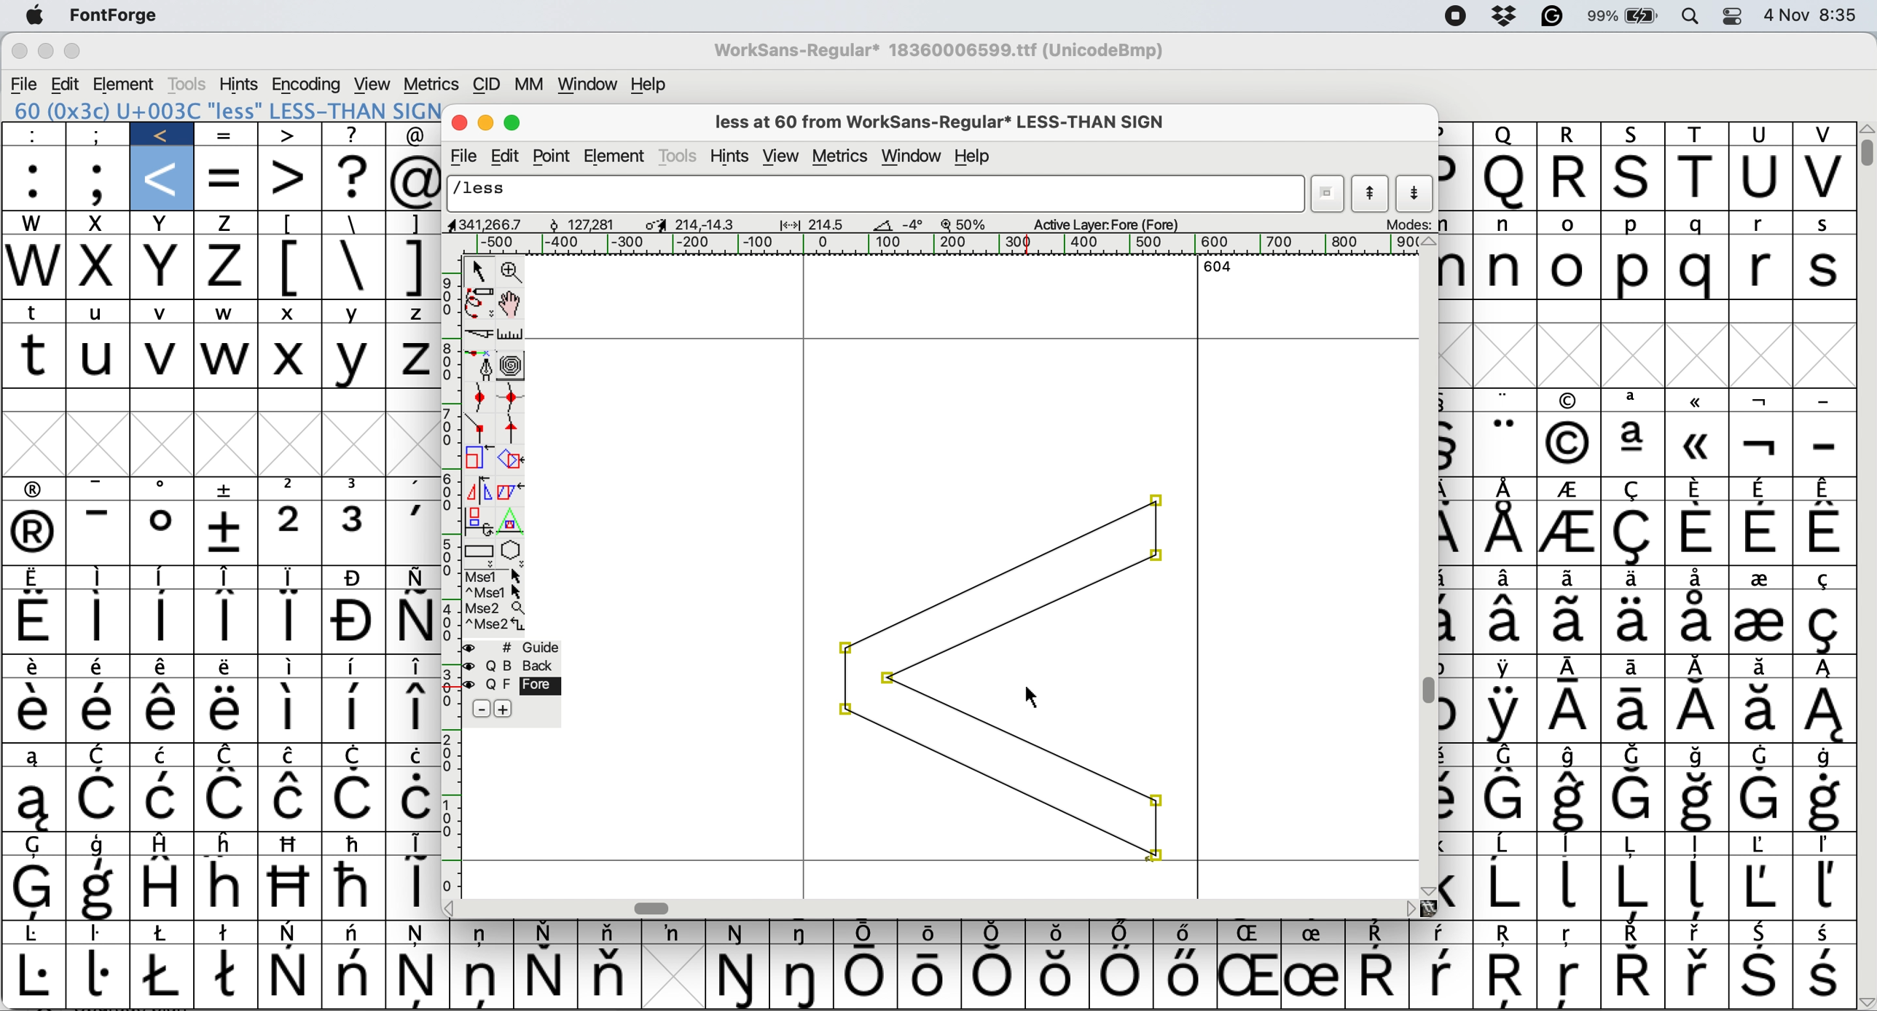  What do you see at coordinates (1505, 846) in the screenshot?
I see `Symbol` at bounding box center [1505, 846].